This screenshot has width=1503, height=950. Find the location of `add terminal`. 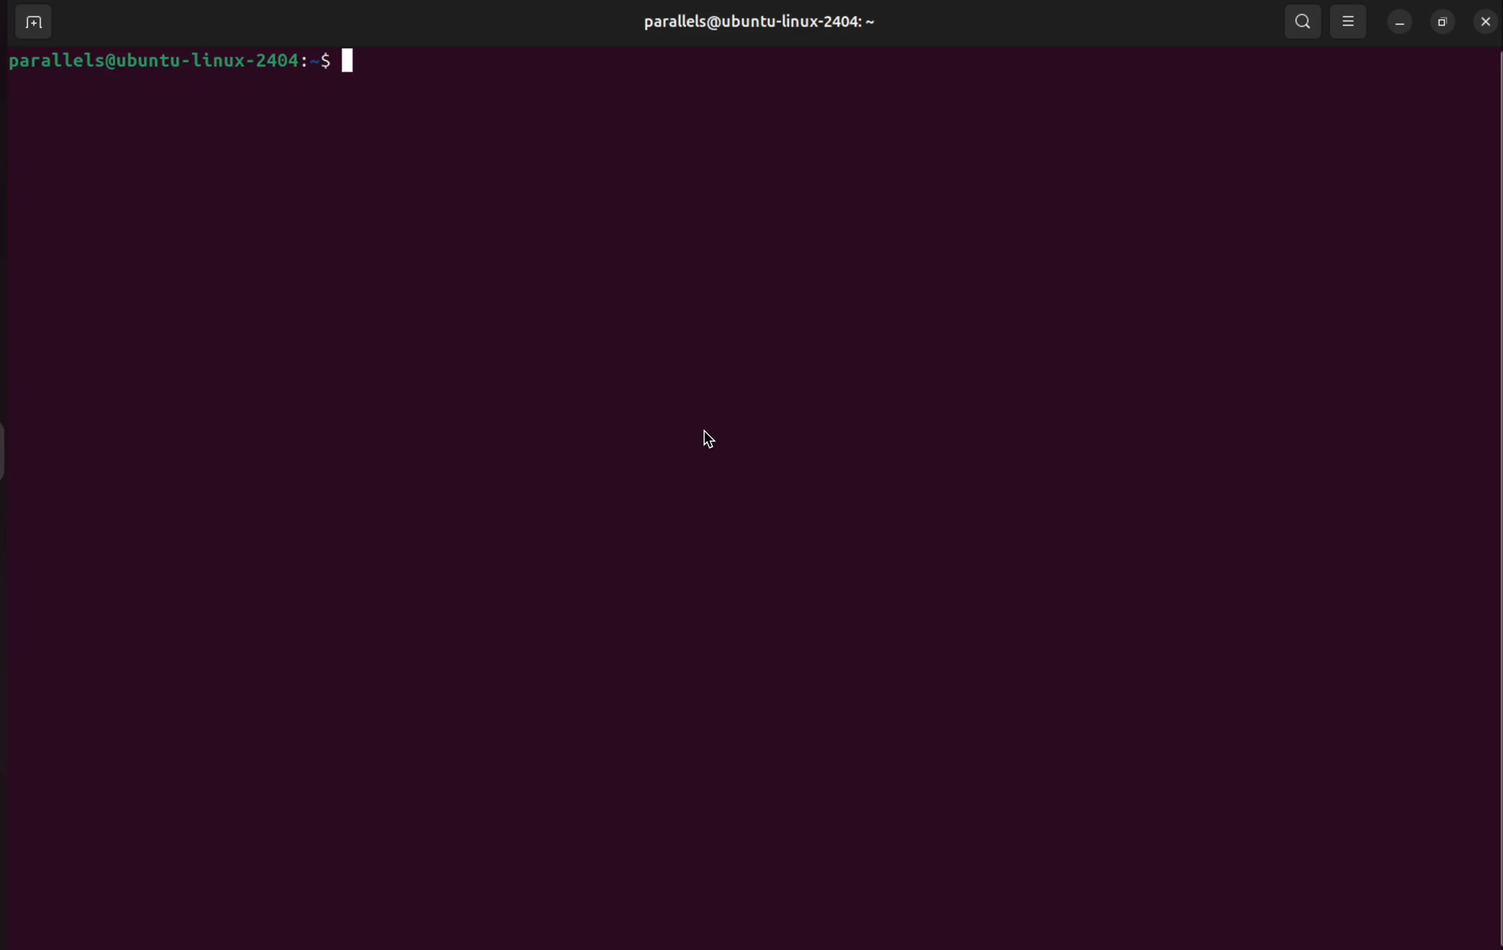

add terminal is located at coordinates (31, 23).